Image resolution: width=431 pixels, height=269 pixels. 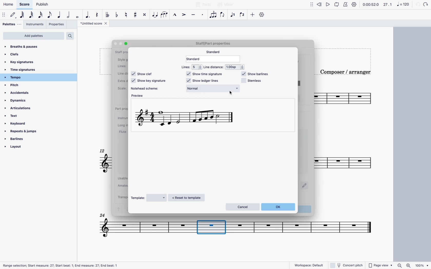 I want to click on layout, so click(x=35, y=147).